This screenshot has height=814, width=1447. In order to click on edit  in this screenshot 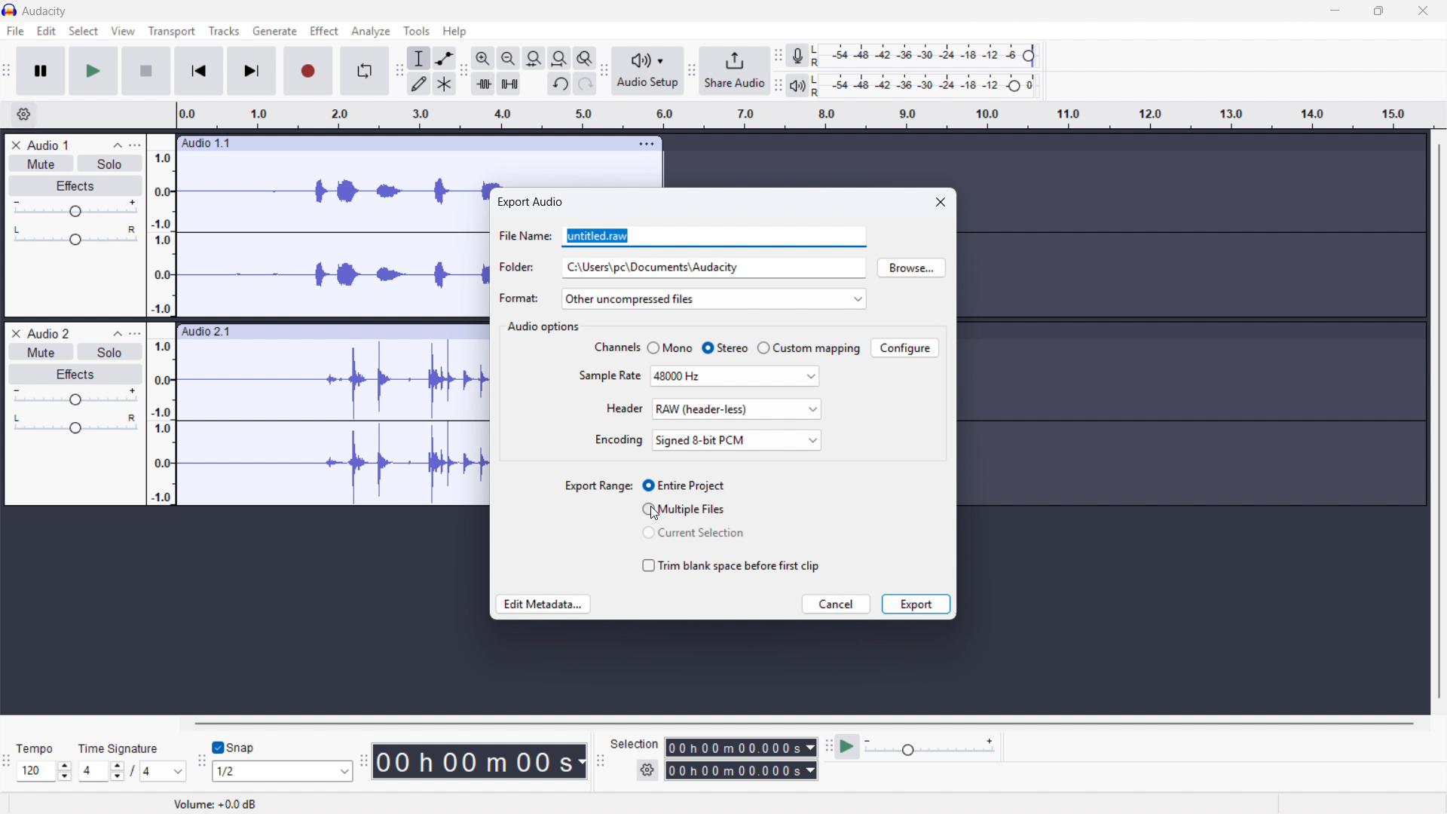, I will do `click(46, 31)`.